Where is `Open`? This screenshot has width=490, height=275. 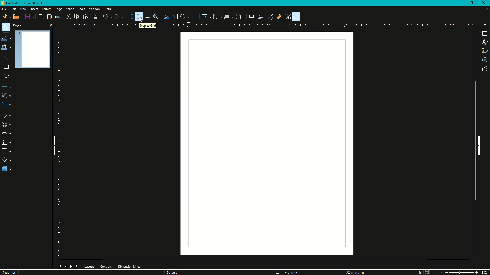 Open is located at coordinates (17, 17).